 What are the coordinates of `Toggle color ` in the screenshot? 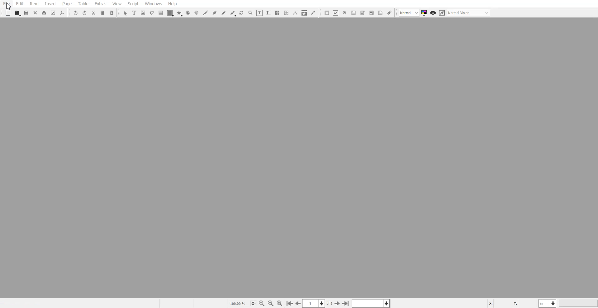 It's located at (425, 13).